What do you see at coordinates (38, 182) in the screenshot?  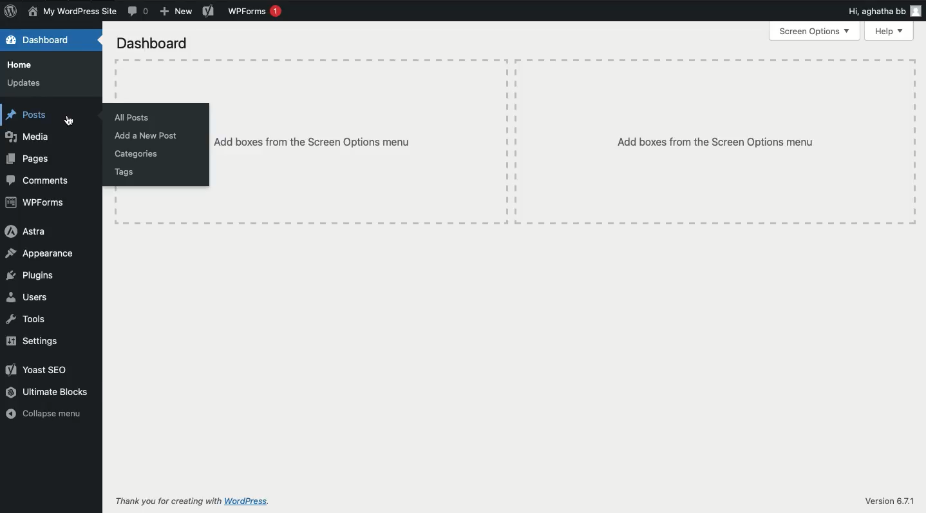 I see `Comments` at bounding box center [38, 182].